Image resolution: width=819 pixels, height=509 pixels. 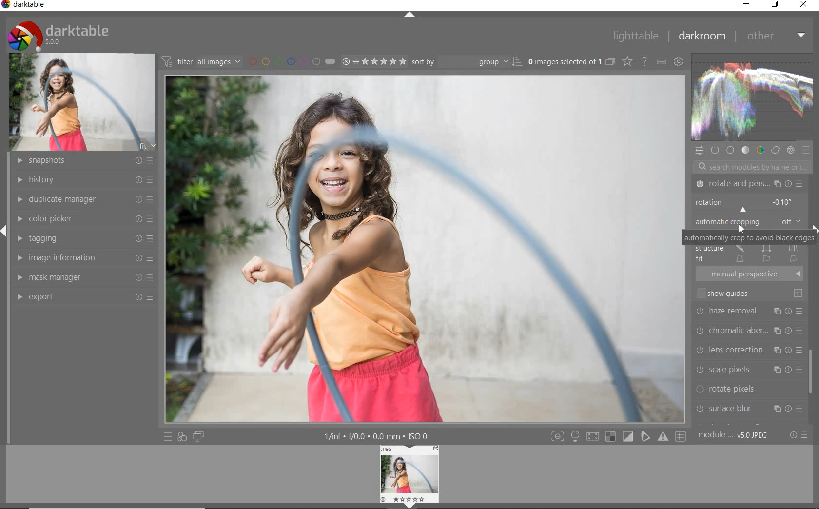 I want to click on image, so click(x=82, y=102).